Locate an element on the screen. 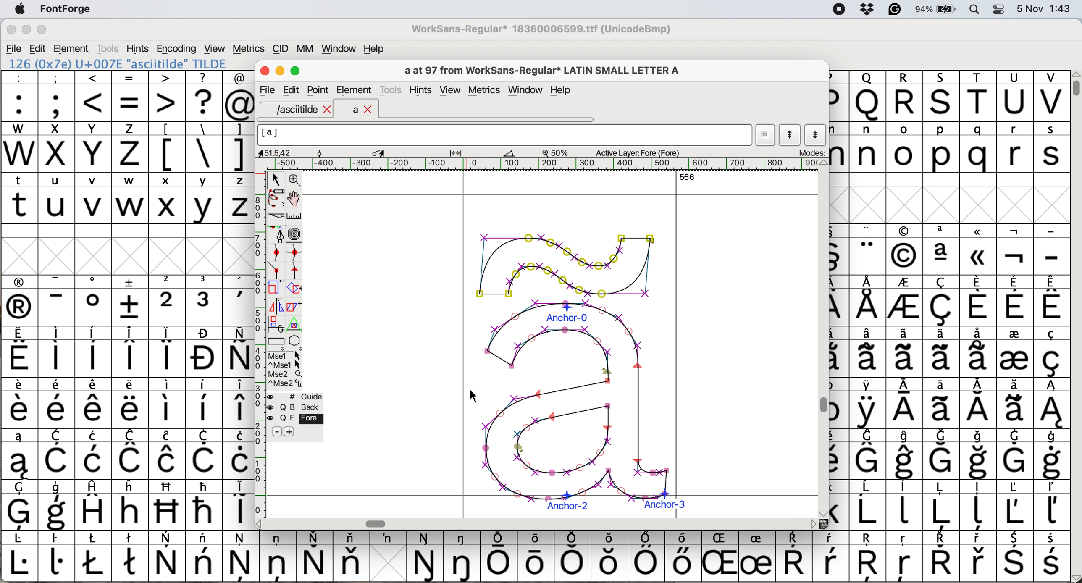 Image resolution: width=1082 pixels, height=583 pixels. scale selection is located at coordinates (277, 287).